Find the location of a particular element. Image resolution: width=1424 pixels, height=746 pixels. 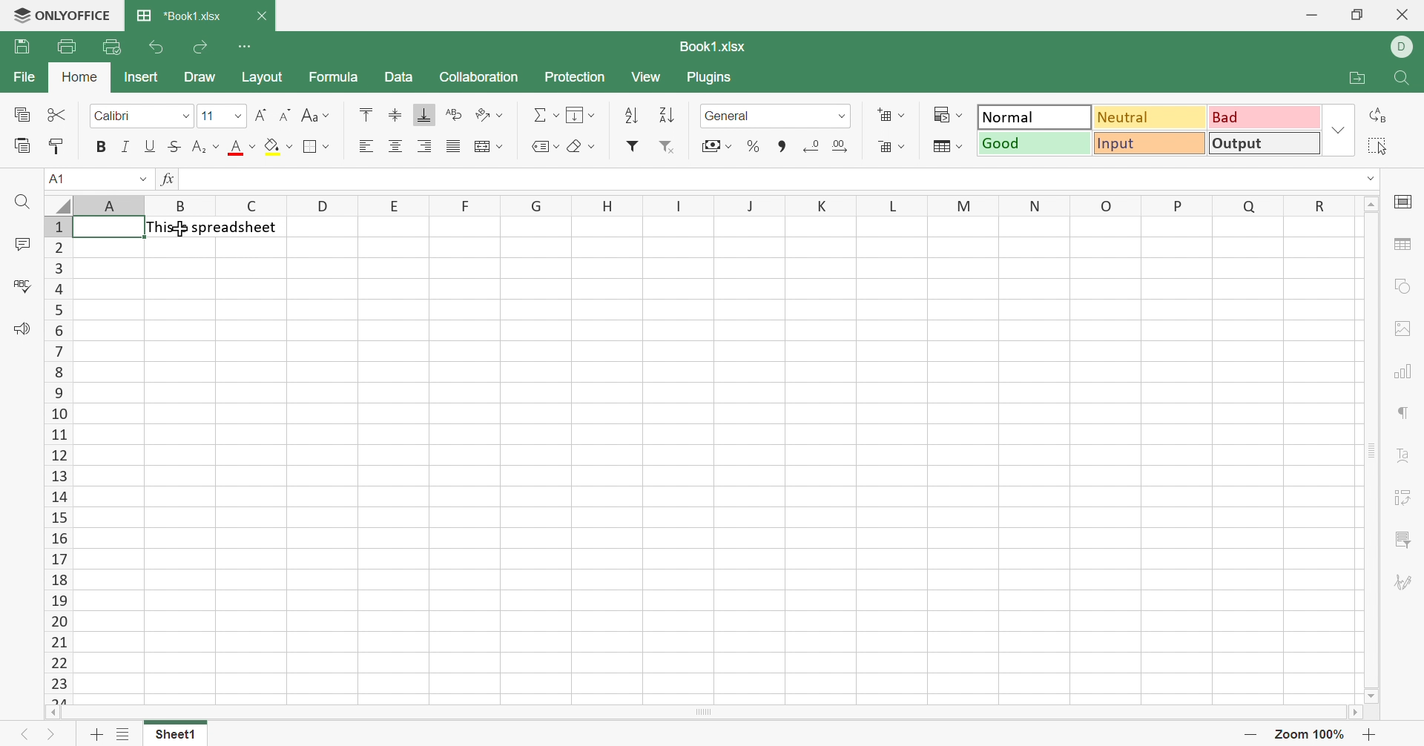

Add sheets is located at coordinates (98, 733).